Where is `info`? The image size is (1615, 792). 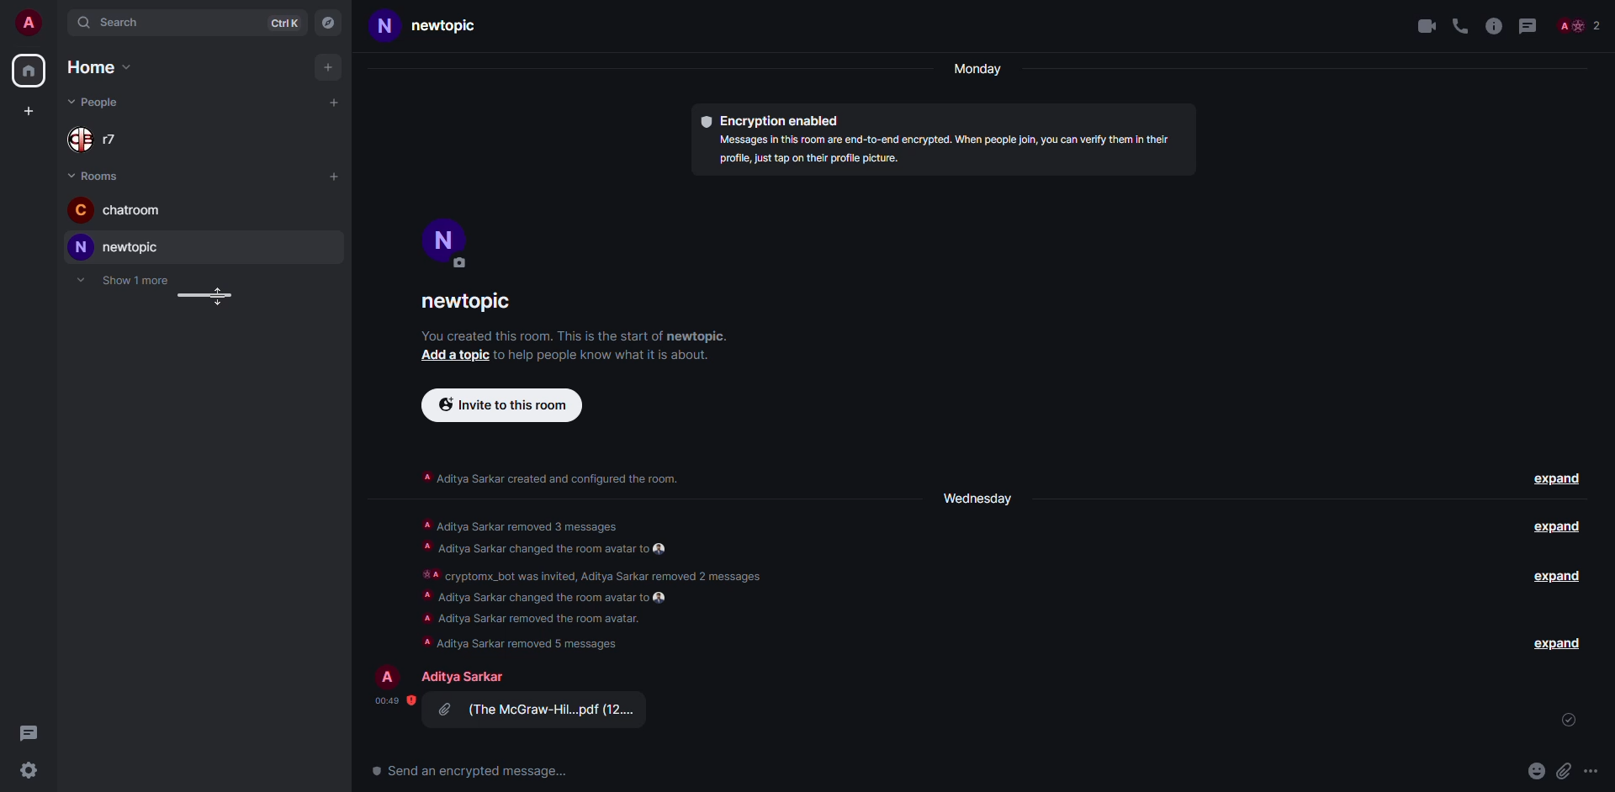
info is located at coordinates (1494, 25).